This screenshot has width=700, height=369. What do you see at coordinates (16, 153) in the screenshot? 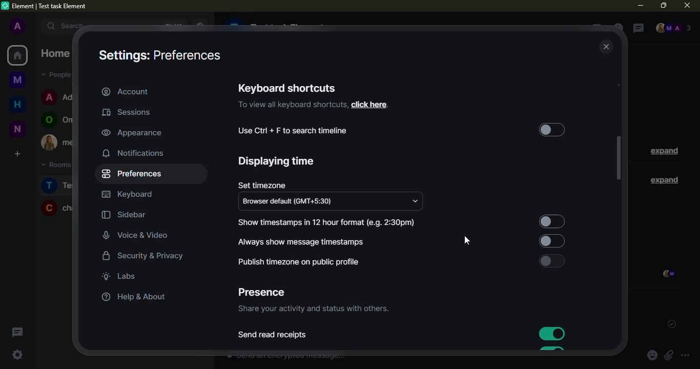
I see `create a space` at bounding box center [16, 153].